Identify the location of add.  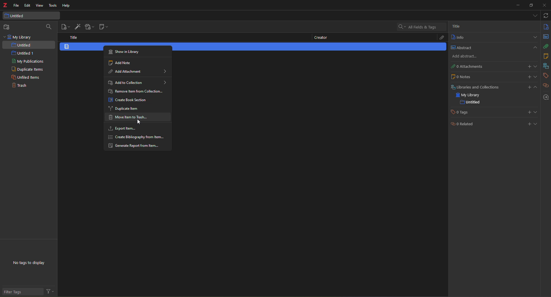
(528, 112).